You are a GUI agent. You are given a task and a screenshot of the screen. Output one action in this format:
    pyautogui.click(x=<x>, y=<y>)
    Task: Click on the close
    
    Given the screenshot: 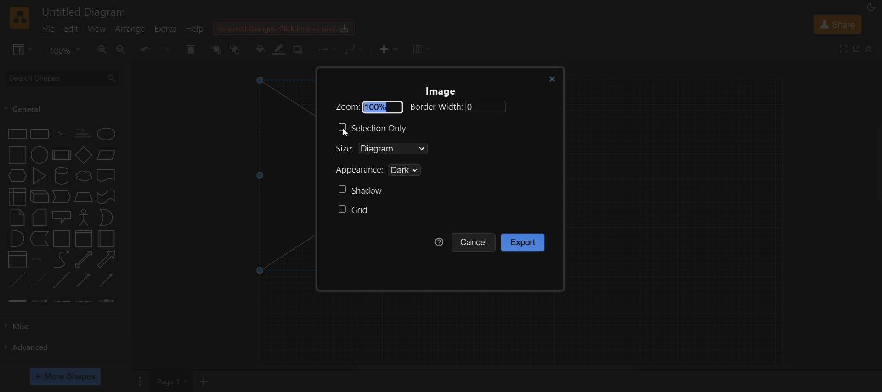 What is the action you would take?
    pyautogui.click(x=550, y=78)
    